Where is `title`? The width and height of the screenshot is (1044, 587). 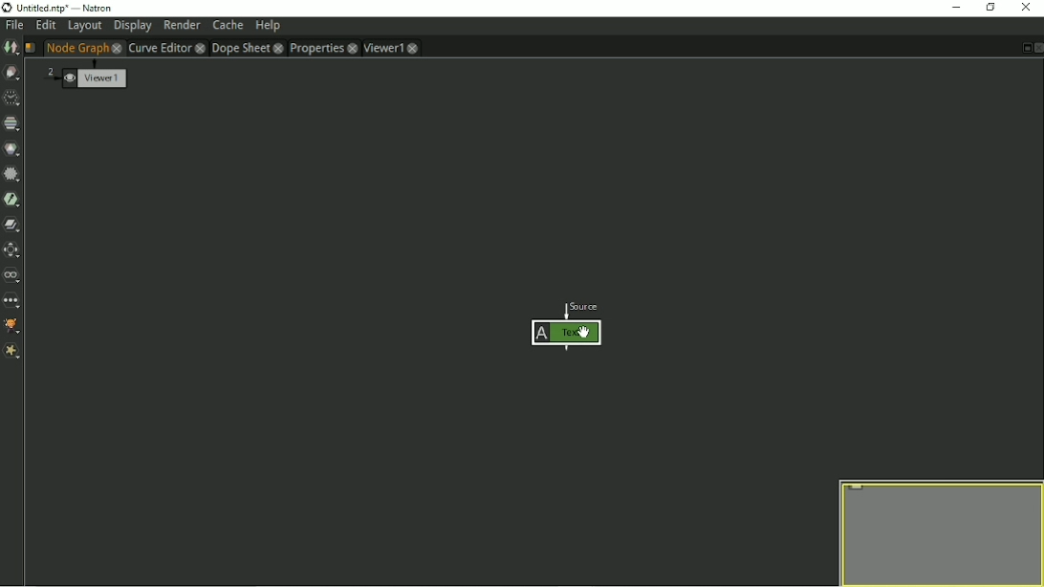
title is located at coordinates (66, 10).